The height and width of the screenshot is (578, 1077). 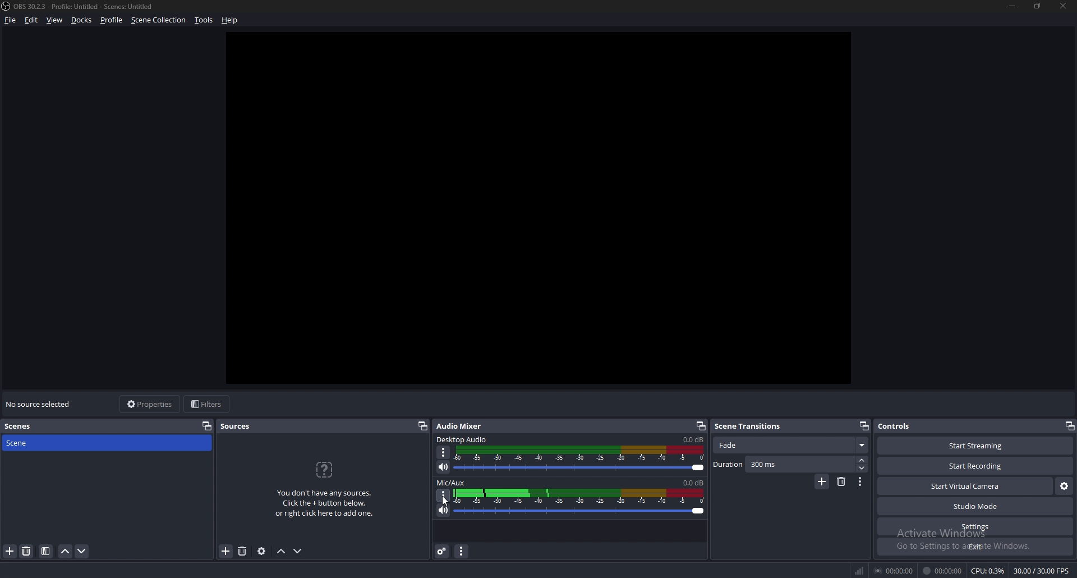 I want to click on pop out, so click(x=863, y=426).